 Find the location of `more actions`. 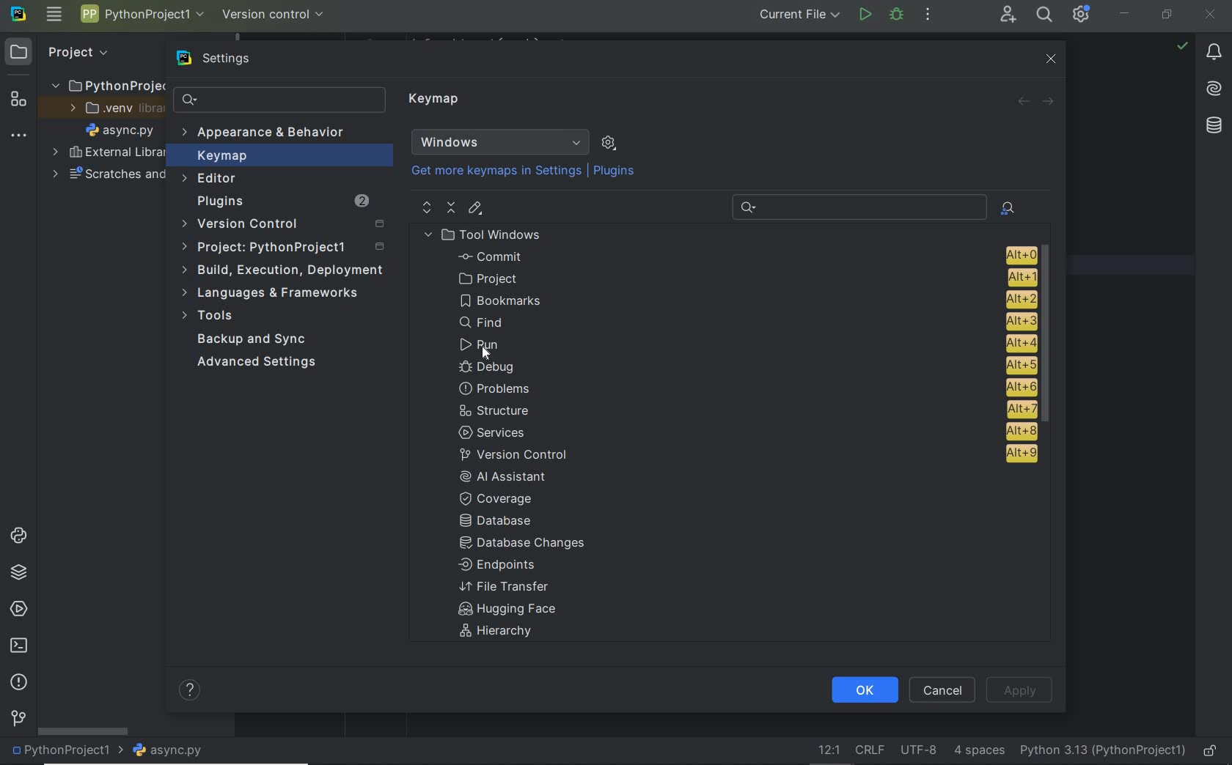

more actions is located at coordinates (928, 15).